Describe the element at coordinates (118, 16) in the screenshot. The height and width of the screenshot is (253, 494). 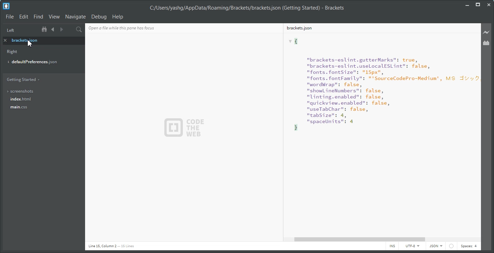
I see `Help` at that location.